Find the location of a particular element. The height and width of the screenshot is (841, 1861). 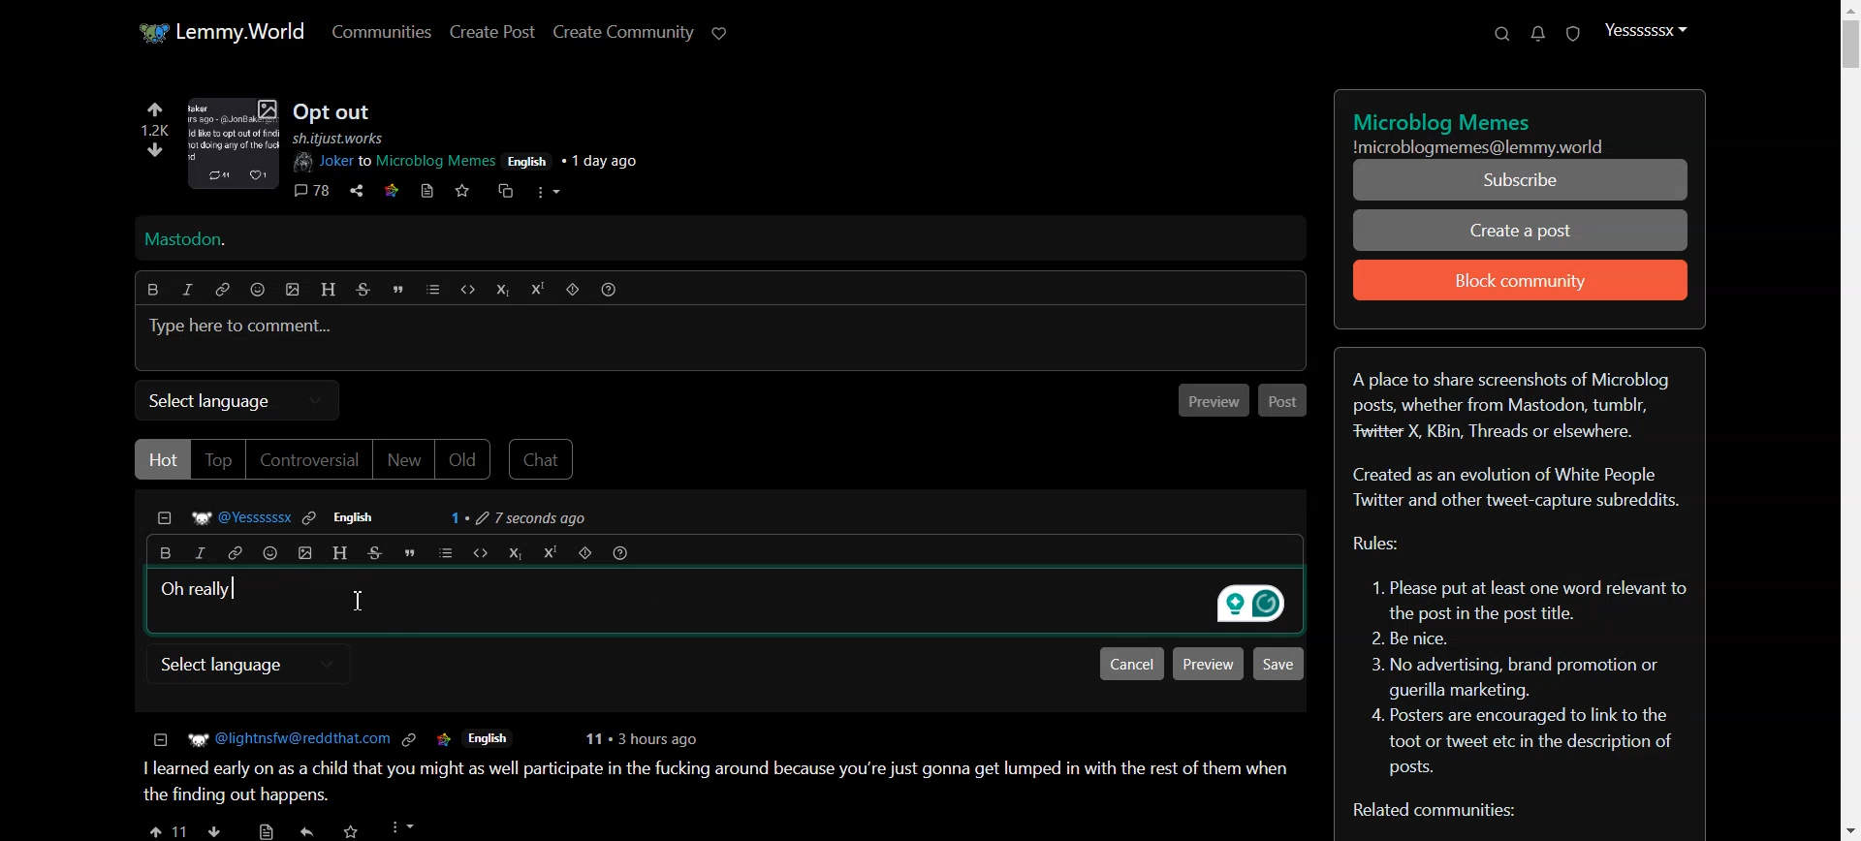

Italic is located at coordinates (186, 289).